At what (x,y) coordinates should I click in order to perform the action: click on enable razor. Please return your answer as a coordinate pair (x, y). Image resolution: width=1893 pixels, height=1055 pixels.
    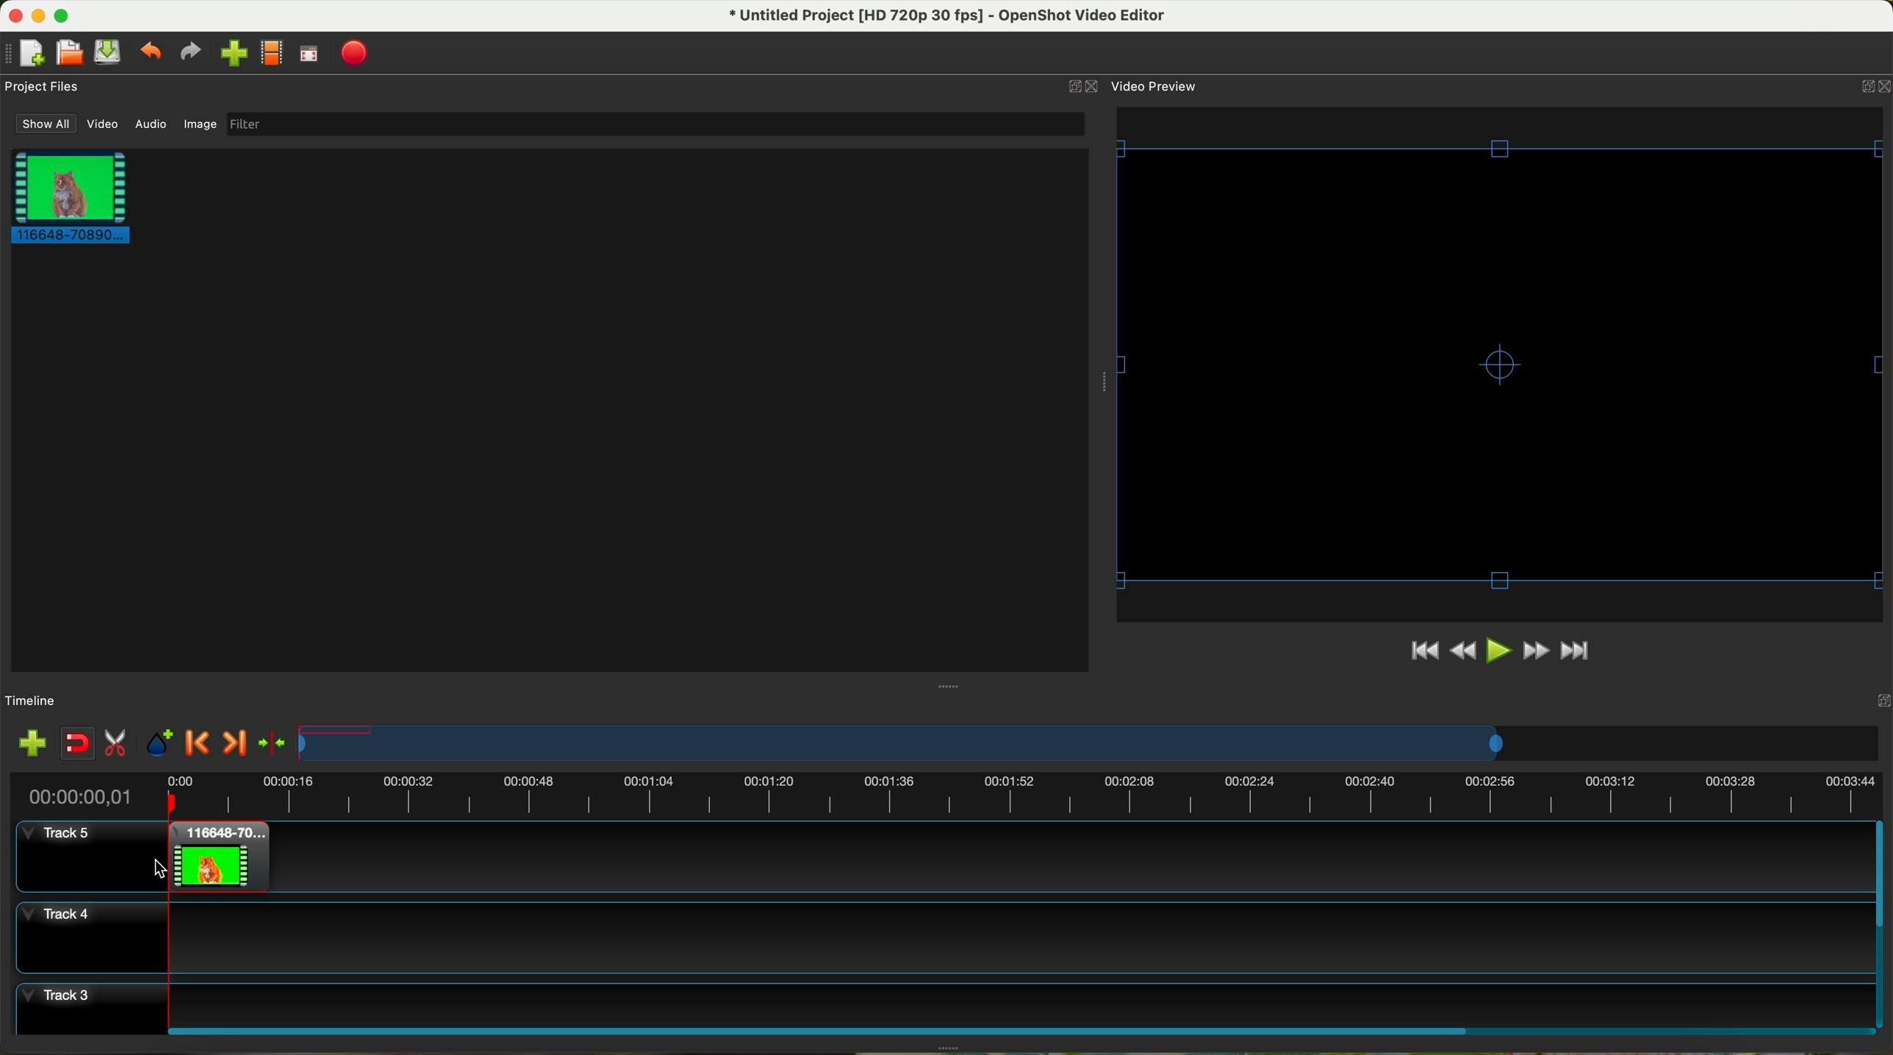
    Looking at the image, I should click on (116, 745).